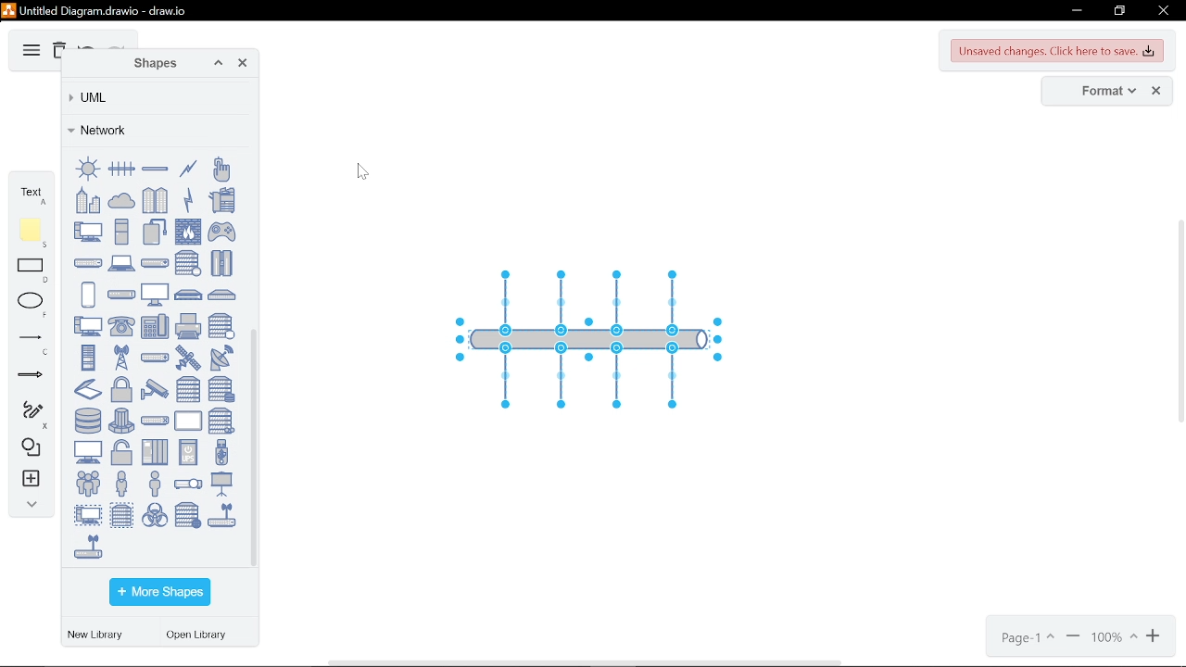 Image resolution: width=1186 pixels, height=667 pixels. Describe the element at coordinates (1162, 12) in the screenshot. I see `close` at that location.